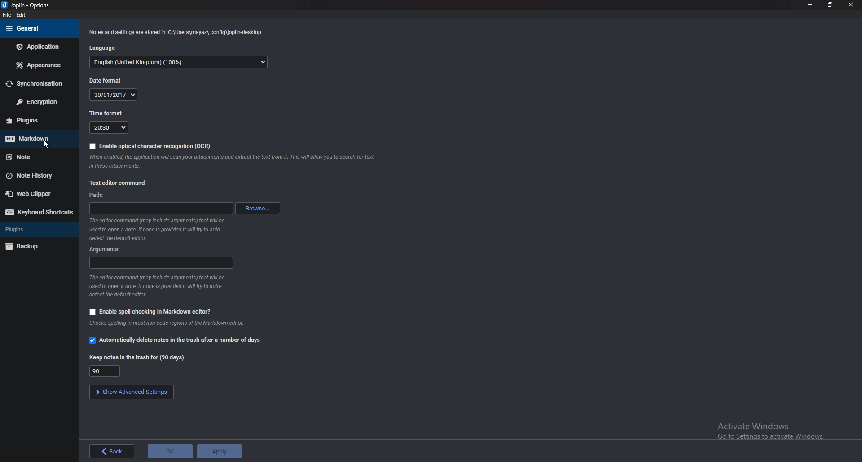  Describe the element at coordinates (104, 370) in the screenshot. I see `Keep notes in trash for` at that location.